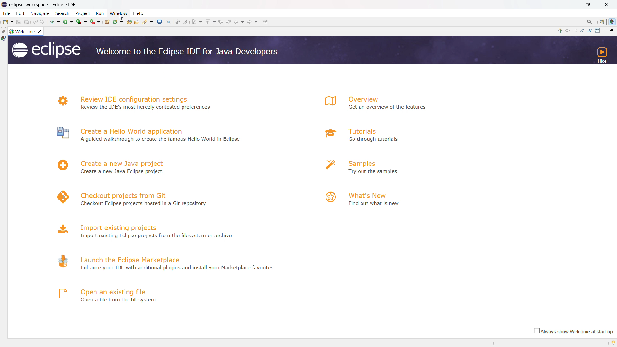 This screenshot has width=617, height=347. I want to click on logo, so click(61, 261).